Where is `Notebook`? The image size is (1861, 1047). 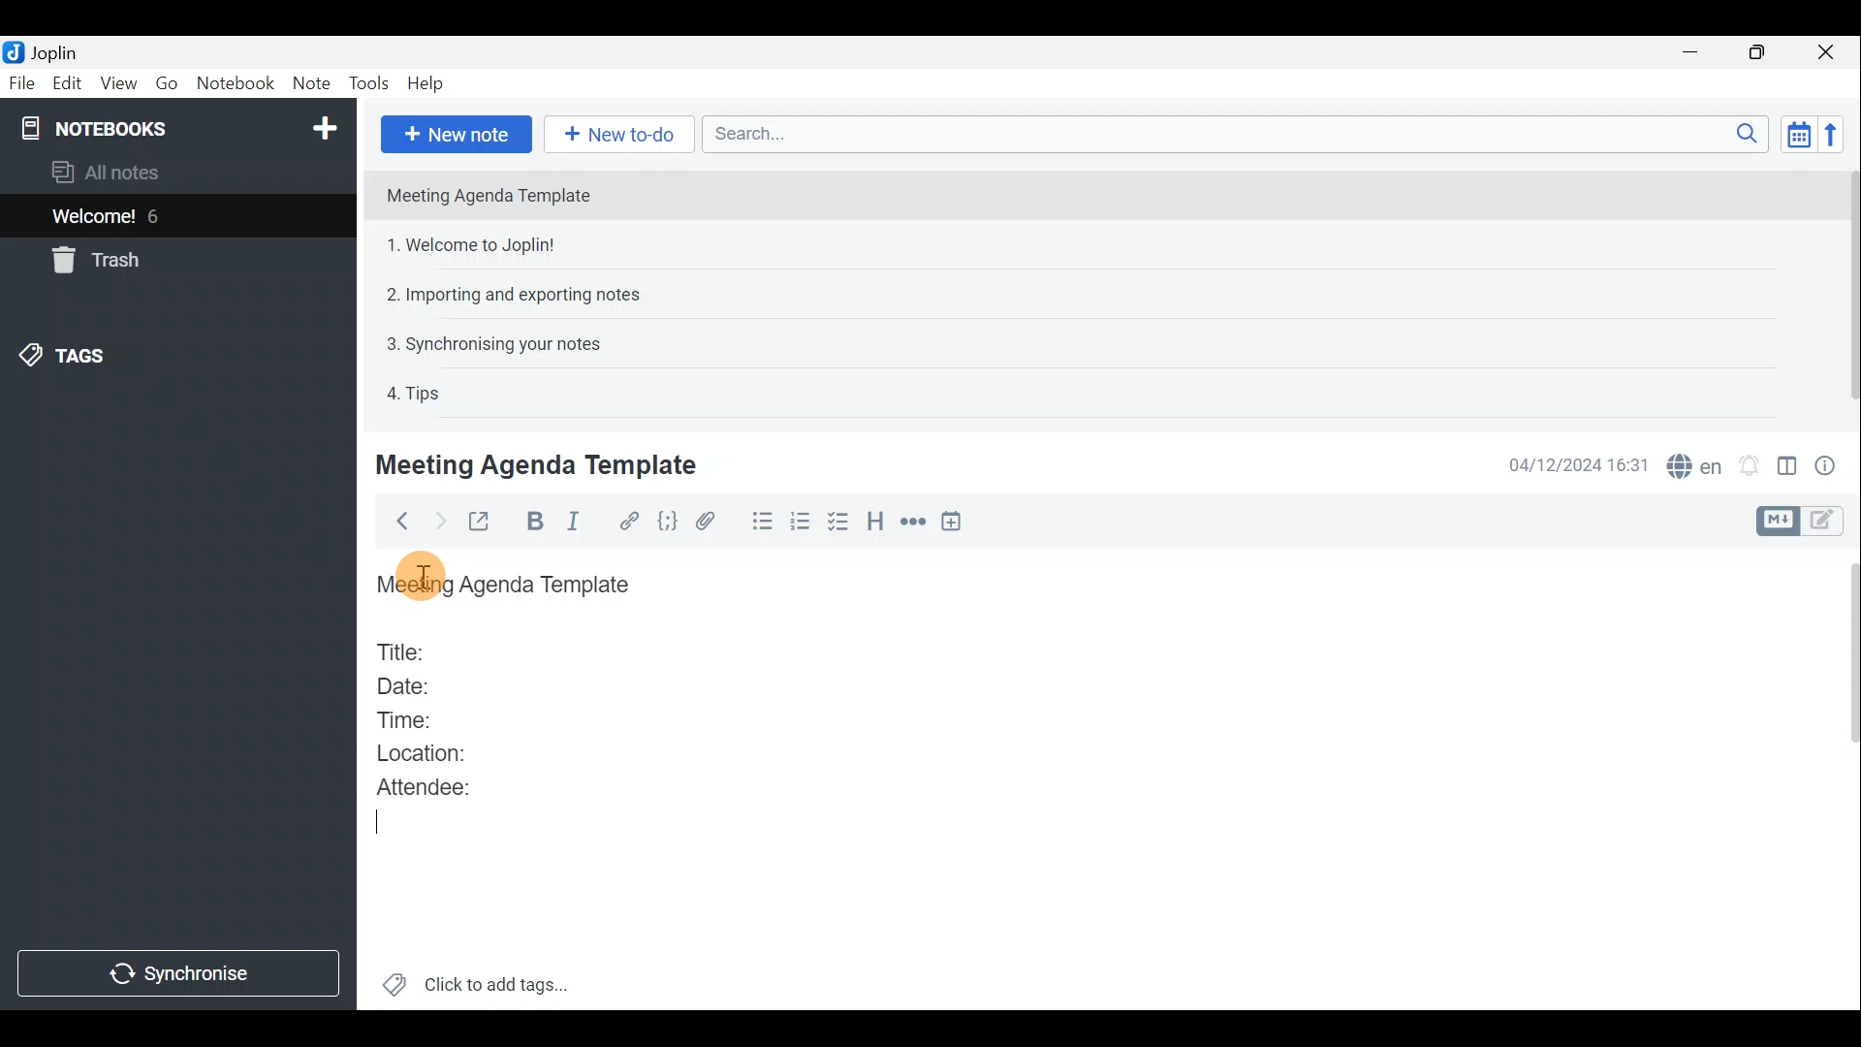 Notebook is located at coordinates (236, 82).